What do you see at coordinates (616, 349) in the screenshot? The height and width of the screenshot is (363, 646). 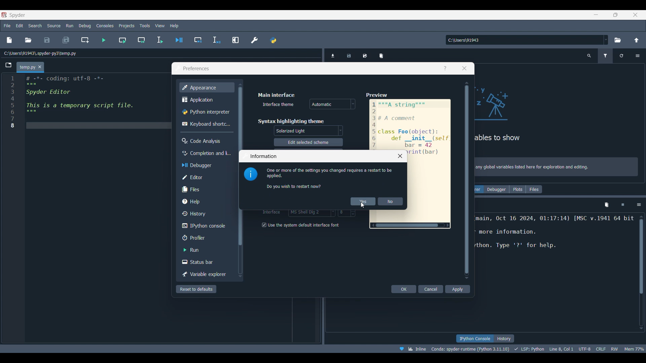 I see `rw` at bounding box center [616, 349].